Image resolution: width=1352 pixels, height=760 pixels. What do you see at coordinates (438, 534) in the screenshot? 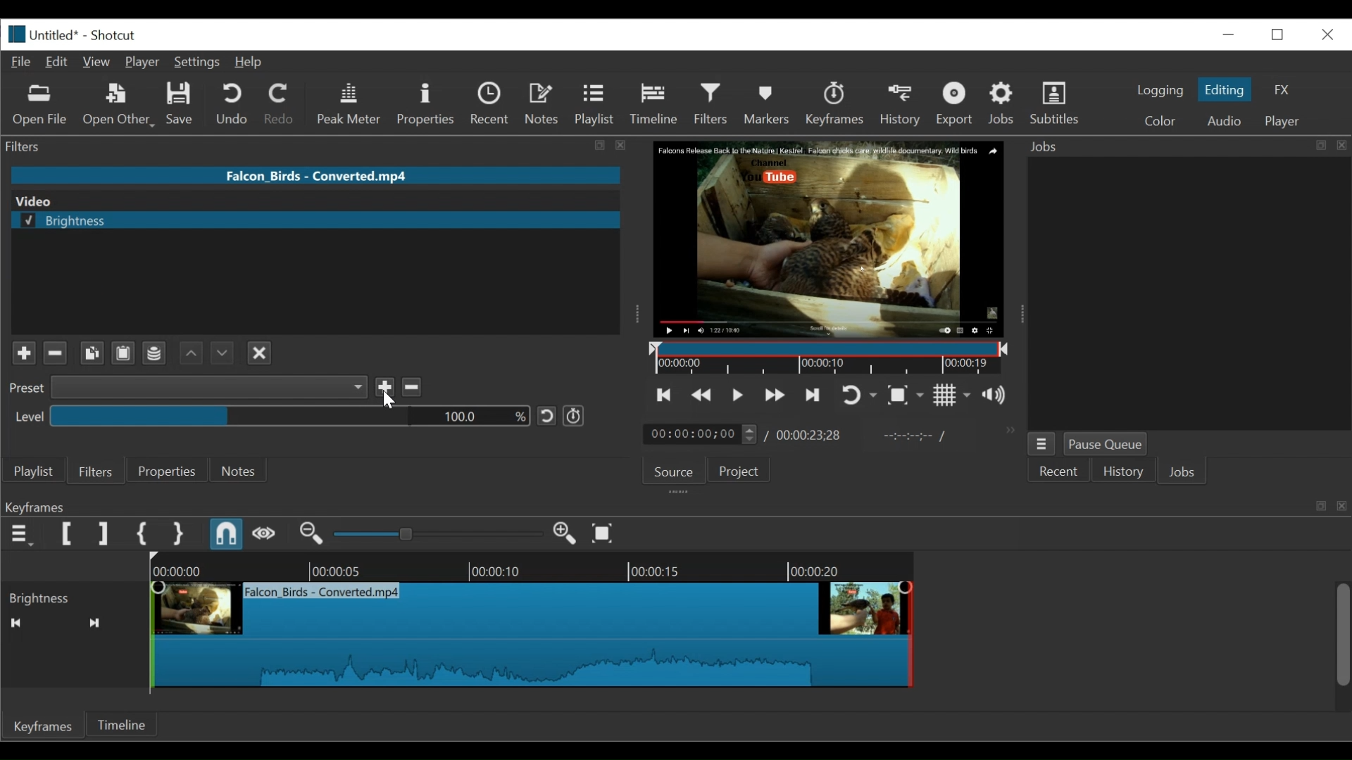
I see `Zoom keyframe slider` at bounding box center [438, 534].